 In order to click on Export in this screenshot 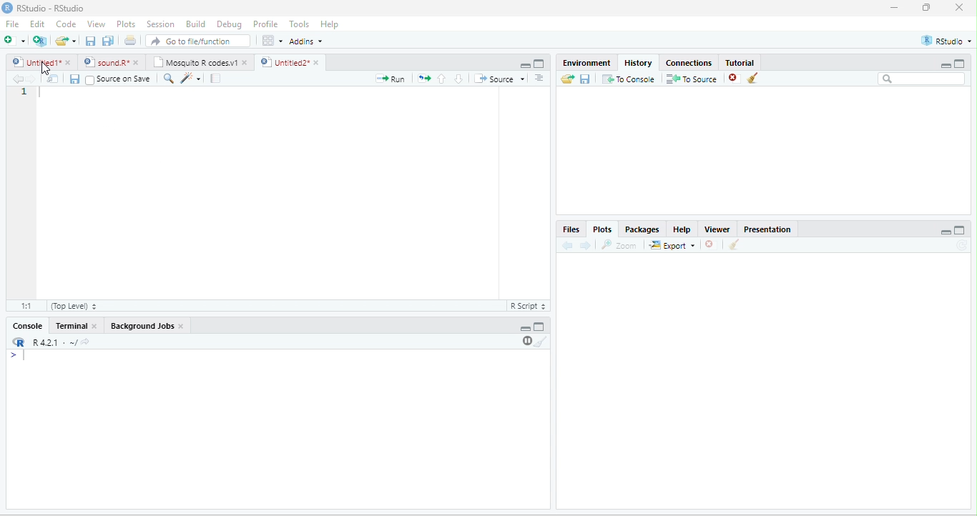, I will do `click(672, 246)`.